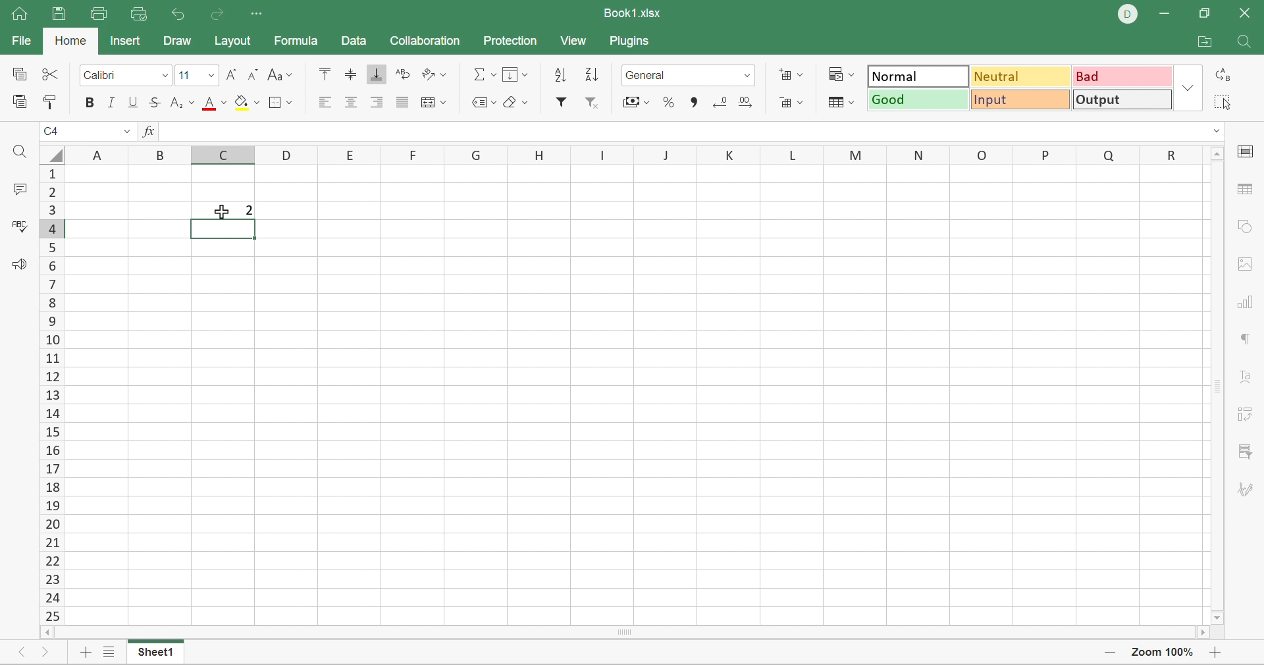 The image size is (1264, 665). Describe the element at coordinates (179, 41) in the screenshot. I see `Draw` at that location.